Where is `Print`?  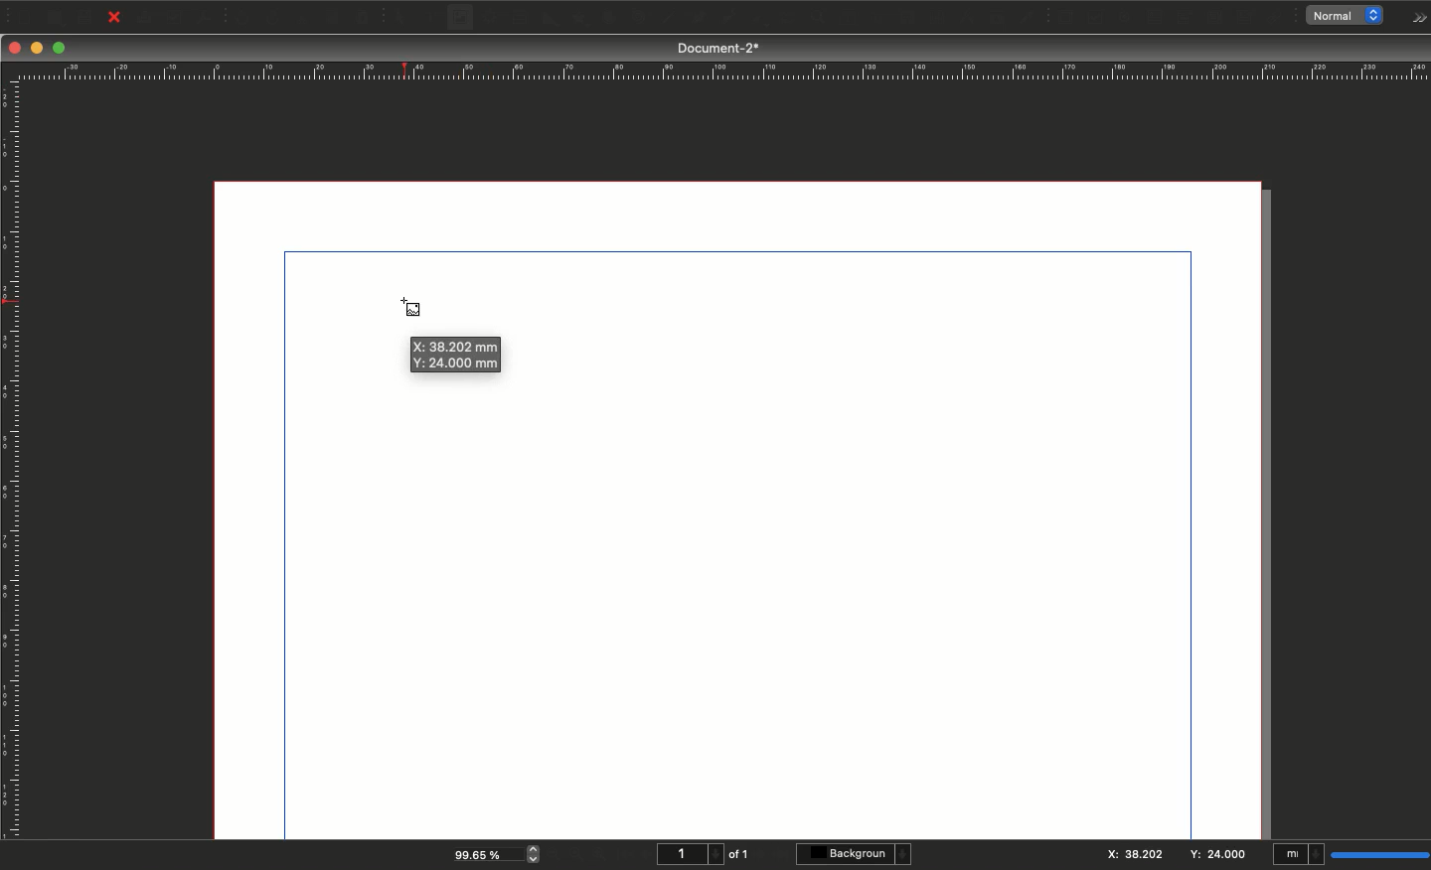
Print is located at coordinates (145, 18).